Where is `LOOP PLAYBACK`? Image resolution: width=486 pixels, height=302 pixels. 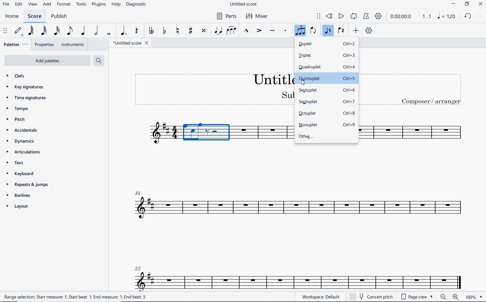 LOOP PLAYBACK is located at coordinates (355, 16).